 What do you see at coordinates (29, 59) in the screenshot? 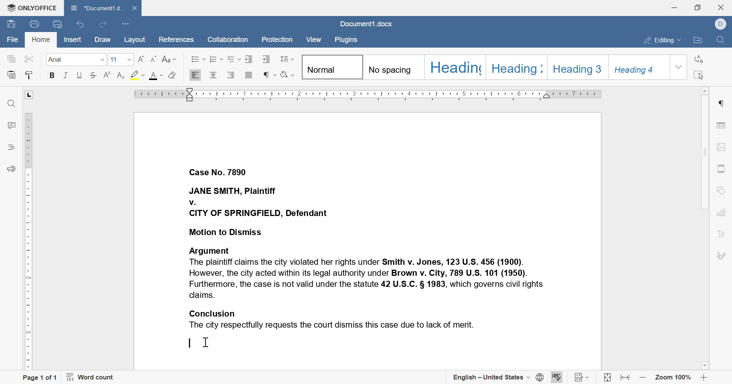
I see `cut` at bounding box center [29, 59].